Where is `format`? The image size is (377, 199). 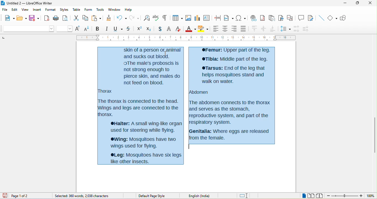
format is located at coordinates (50, 10).